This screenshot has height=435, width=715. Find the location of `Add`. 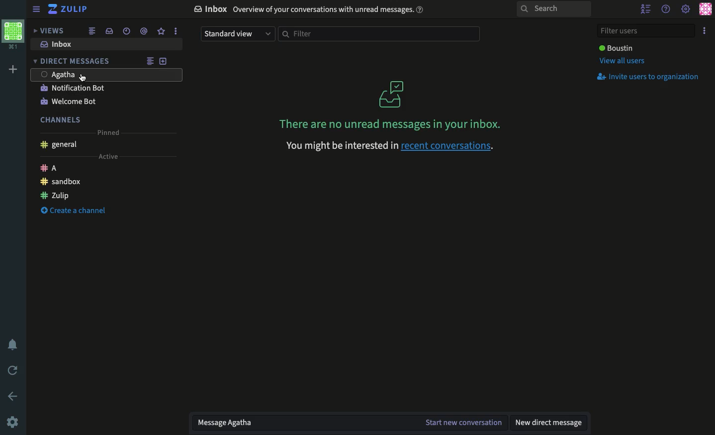

Add is located at coordinates (15, 69).